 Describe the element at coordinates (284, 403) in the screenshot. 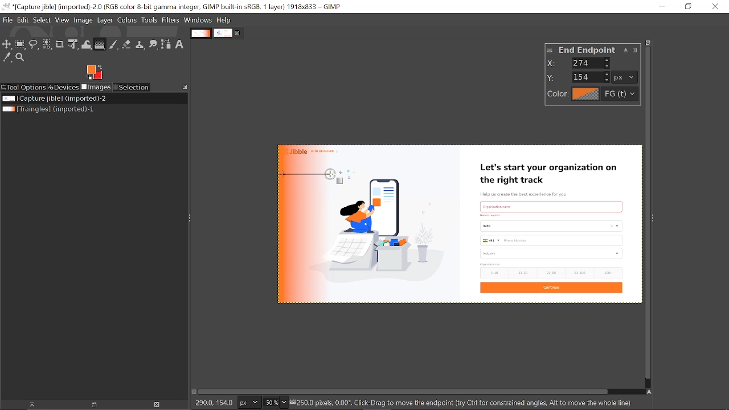

I see `Zoom options` at that location.